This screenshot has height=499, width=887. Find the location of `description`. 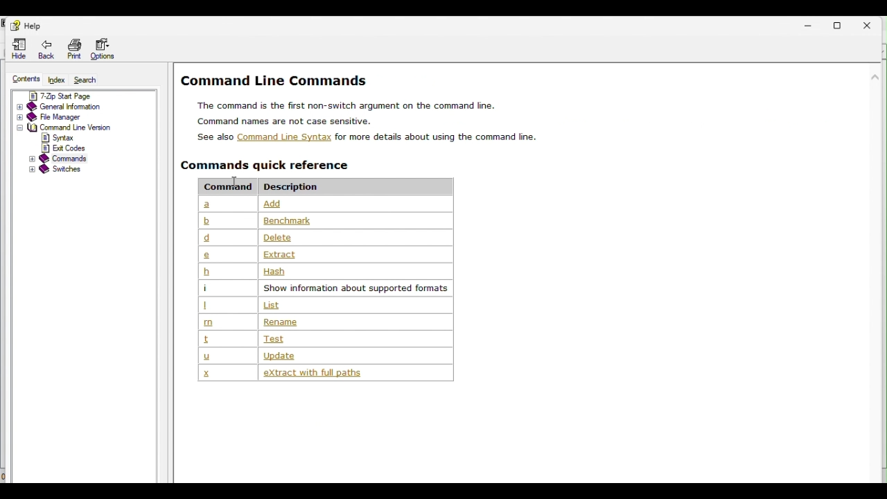

description is located at coordinates (281, 339).